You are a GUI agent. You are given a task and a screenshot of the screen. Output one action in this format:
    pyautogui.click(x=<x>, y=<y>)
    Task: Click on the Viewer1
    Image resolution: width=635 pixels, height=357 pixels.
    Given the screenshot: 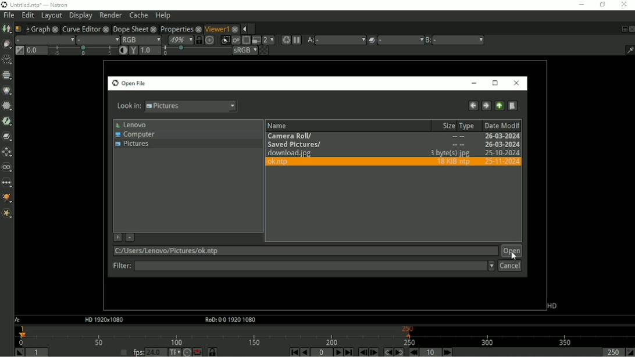 What is the action you would take?
    pyautogui.click(x=216, y=28)
    